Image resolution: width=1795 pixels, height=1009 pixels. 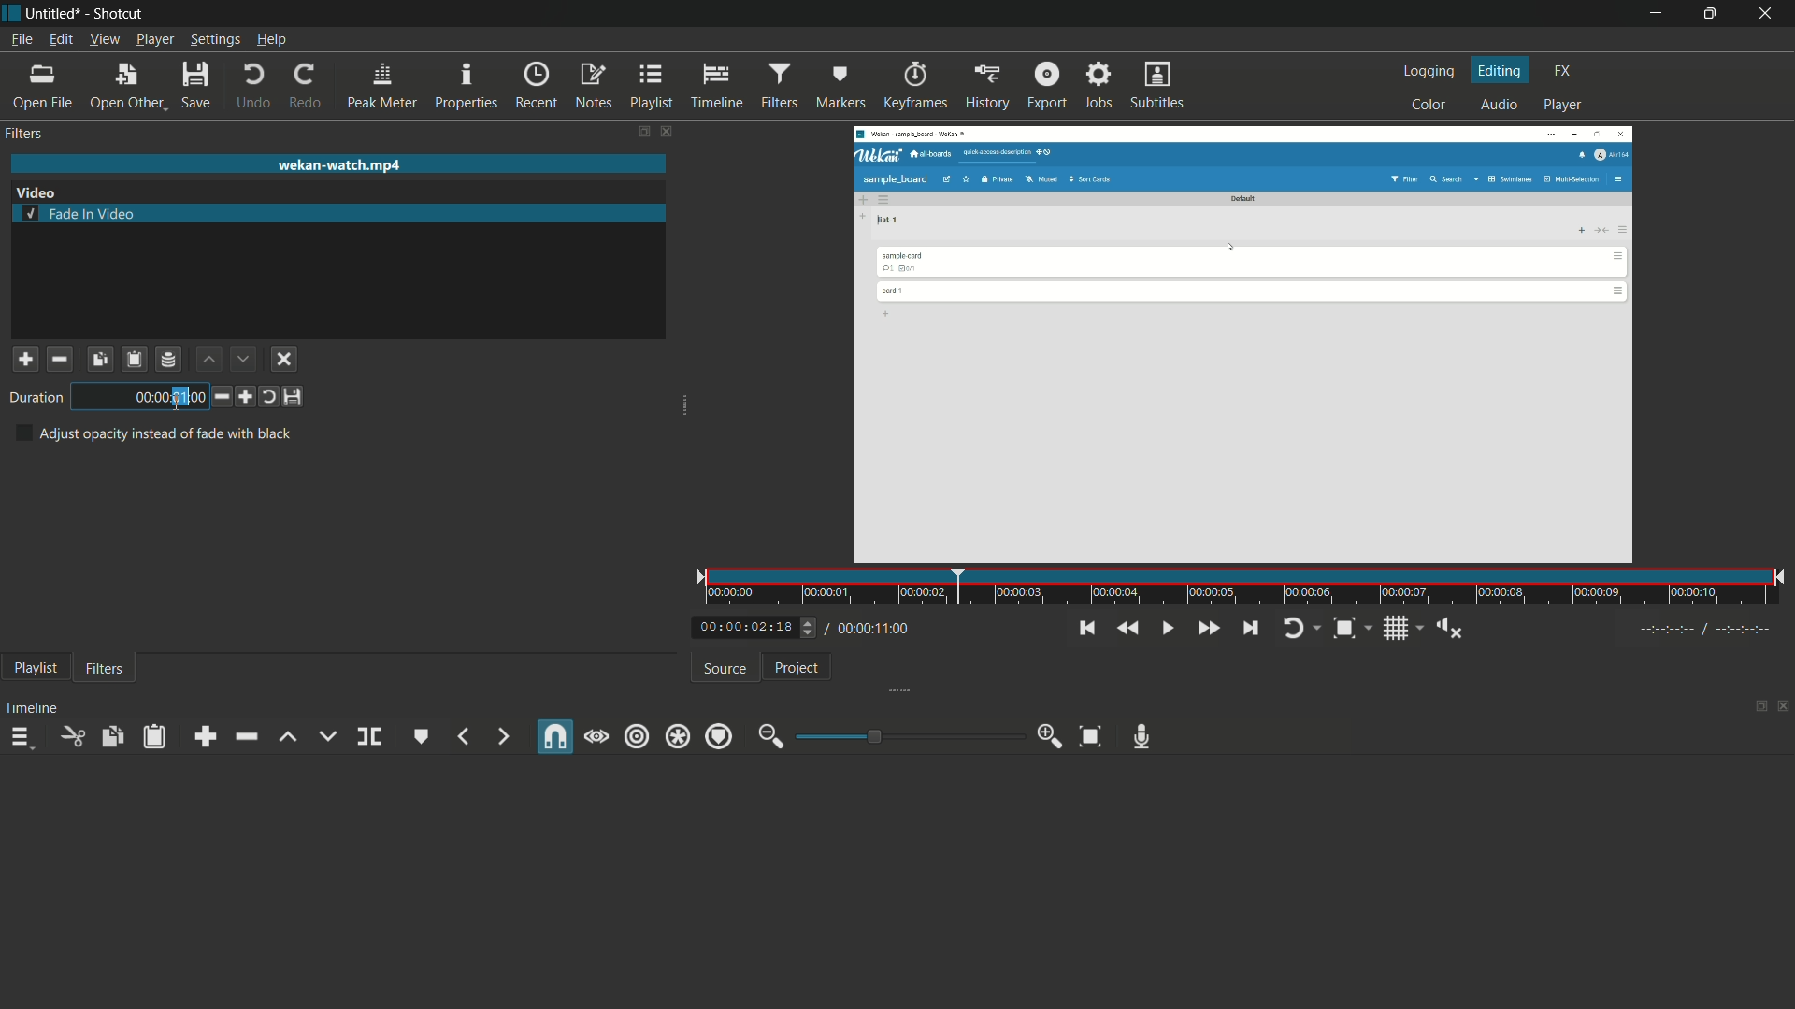 I want to click on split at playhead, so click(x=369, y=737).